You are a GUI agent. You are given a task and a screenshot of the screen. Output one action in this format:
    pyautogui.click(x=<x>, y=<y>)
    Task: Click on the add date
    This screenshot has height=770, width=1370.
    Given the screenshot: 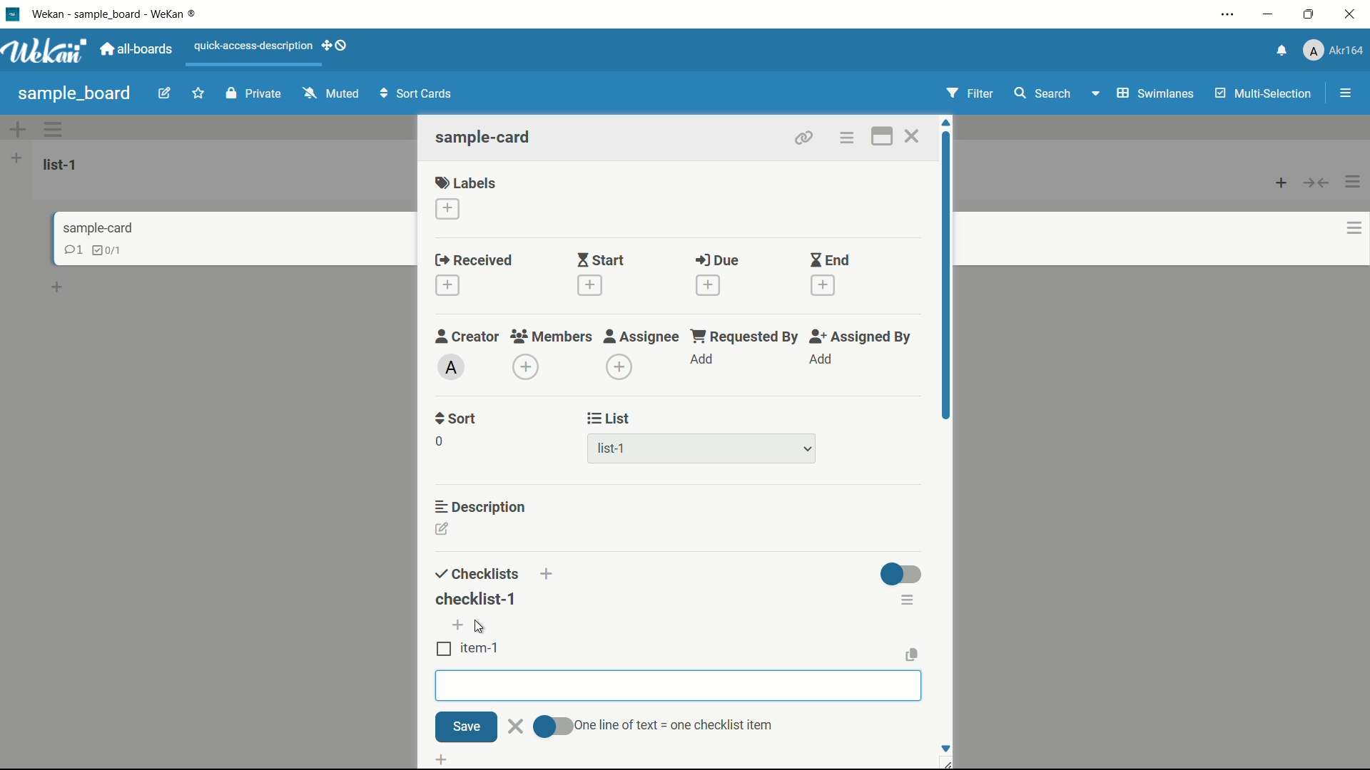 What is the action you would take?
    pyautogui.click(x=448, y=286)
    